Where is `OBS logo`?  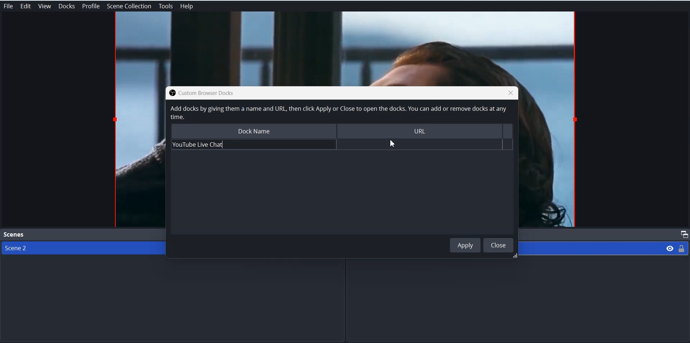 OBS logo is located at coordinates (170, 93).